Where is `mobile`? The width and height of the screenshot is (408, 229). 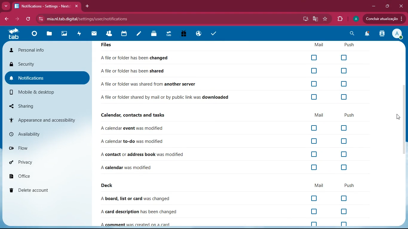 mobile is located at coordinates (42, 92).